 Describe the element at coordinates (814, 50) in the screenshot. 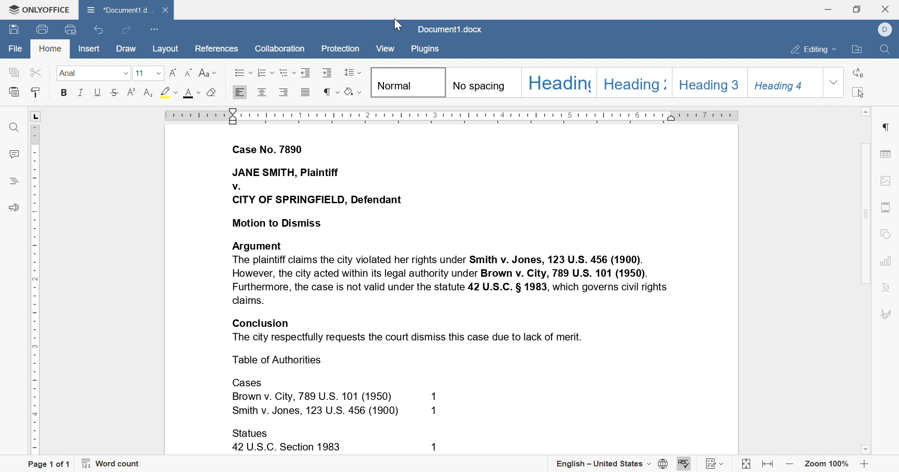

I see `editing` at that location.